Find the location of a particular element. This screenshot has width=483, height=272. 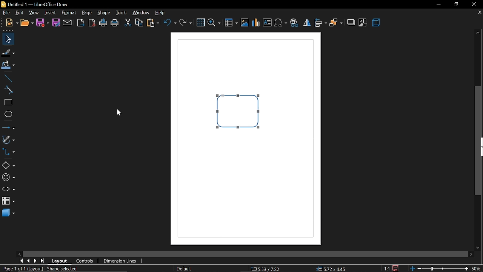

file is located at coordinates (6, 12).